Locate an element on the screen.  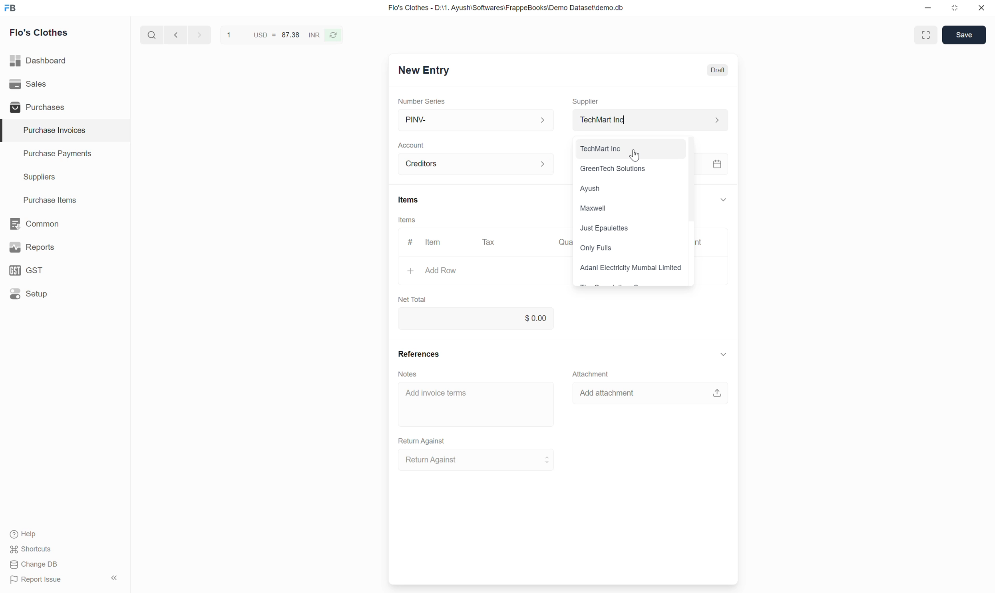
expand is located at coordinates (722, 198).